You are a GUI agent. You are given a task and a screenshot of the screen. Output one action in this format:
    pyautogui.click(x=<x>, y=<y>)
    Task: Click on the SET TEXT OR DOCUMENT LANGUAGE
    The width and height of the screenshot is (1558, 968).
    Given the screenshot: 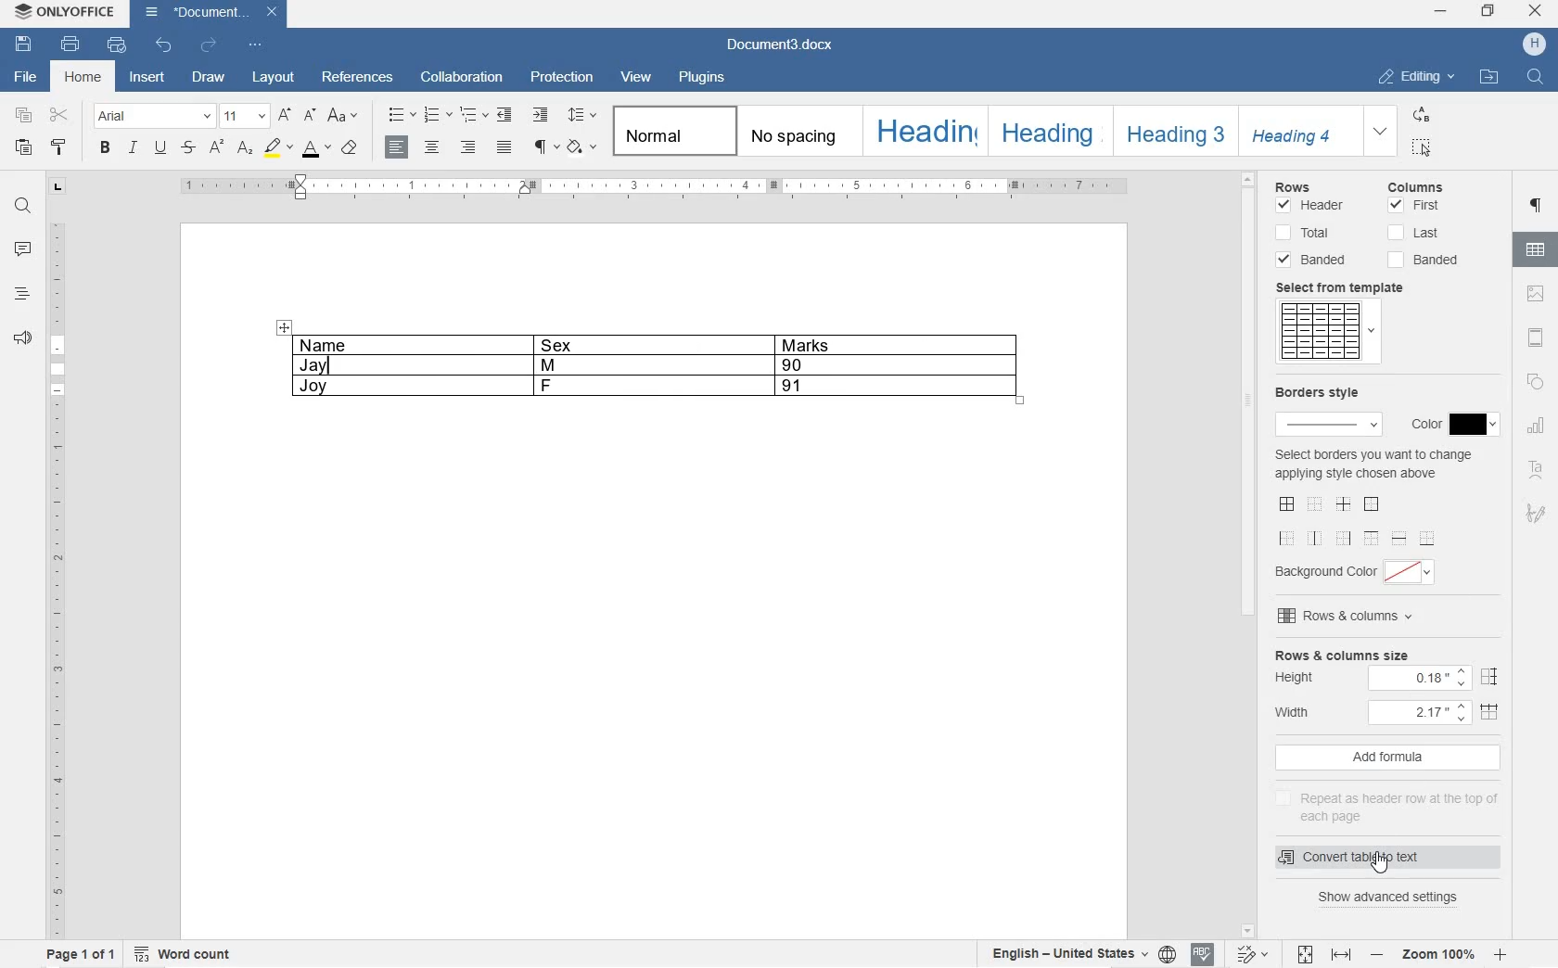 What is the action you would take?
    pyautogui.click(x=1080, y=954)
    